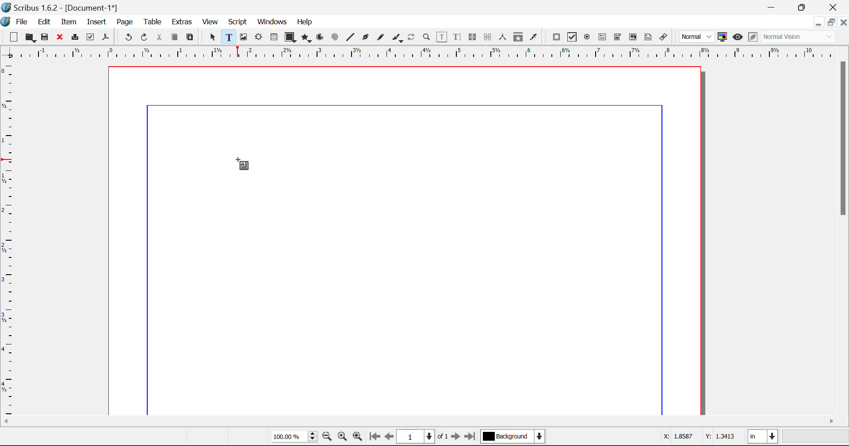 The image size is (849, 446). What do you see at coordinates (457, 38) in the screenshot?
I see `Edit Text With Story Editor` at bounding box center [457, 38].